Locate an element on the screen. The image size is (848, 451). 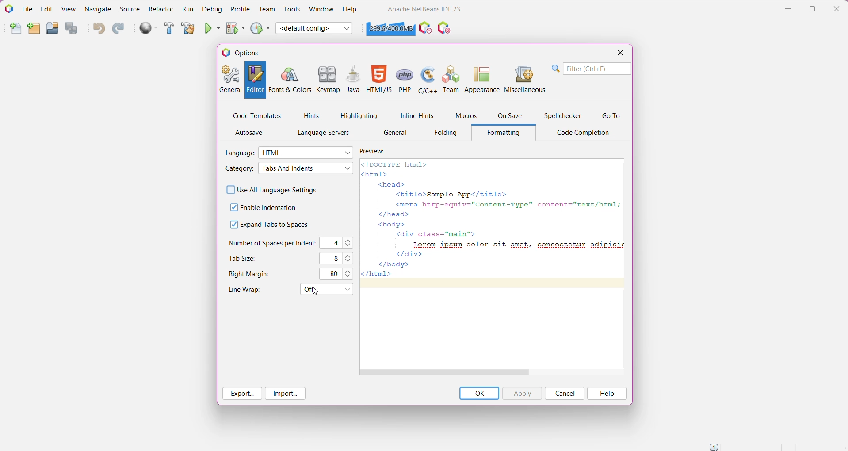
logo is located at coordinates (222, 54).